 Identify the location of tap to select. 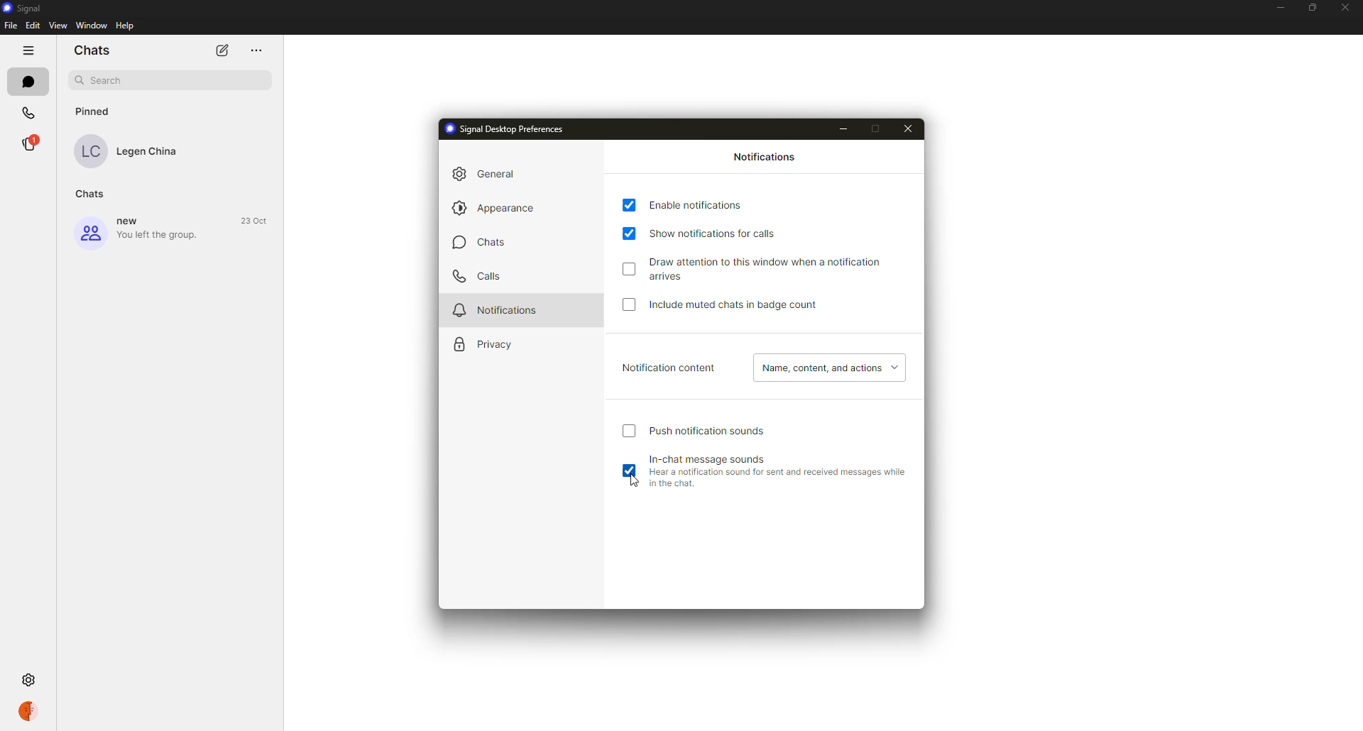
(628, 205).